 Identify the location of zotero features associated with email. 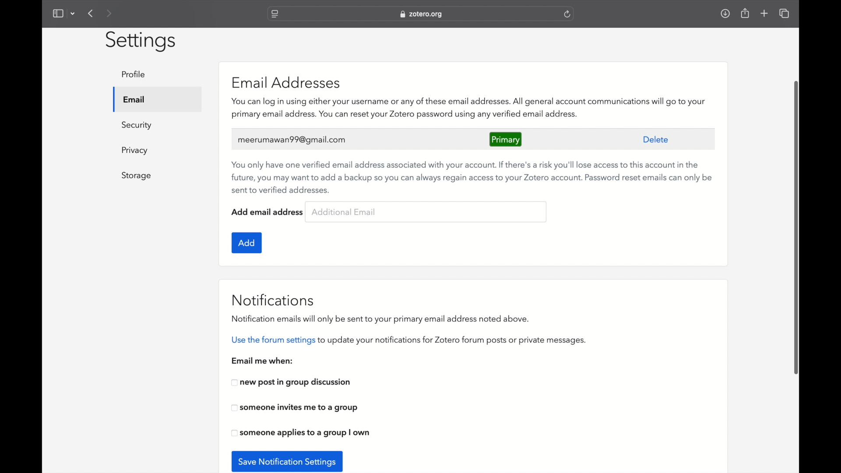
(469, 108).